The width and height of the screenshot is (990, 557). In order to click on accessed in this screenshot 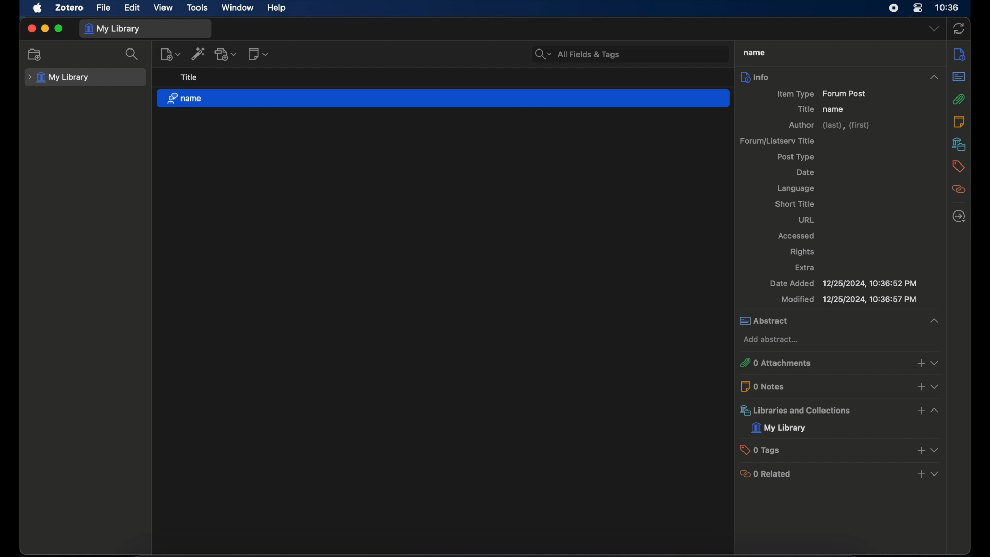, I will do `click(796, 236)`.